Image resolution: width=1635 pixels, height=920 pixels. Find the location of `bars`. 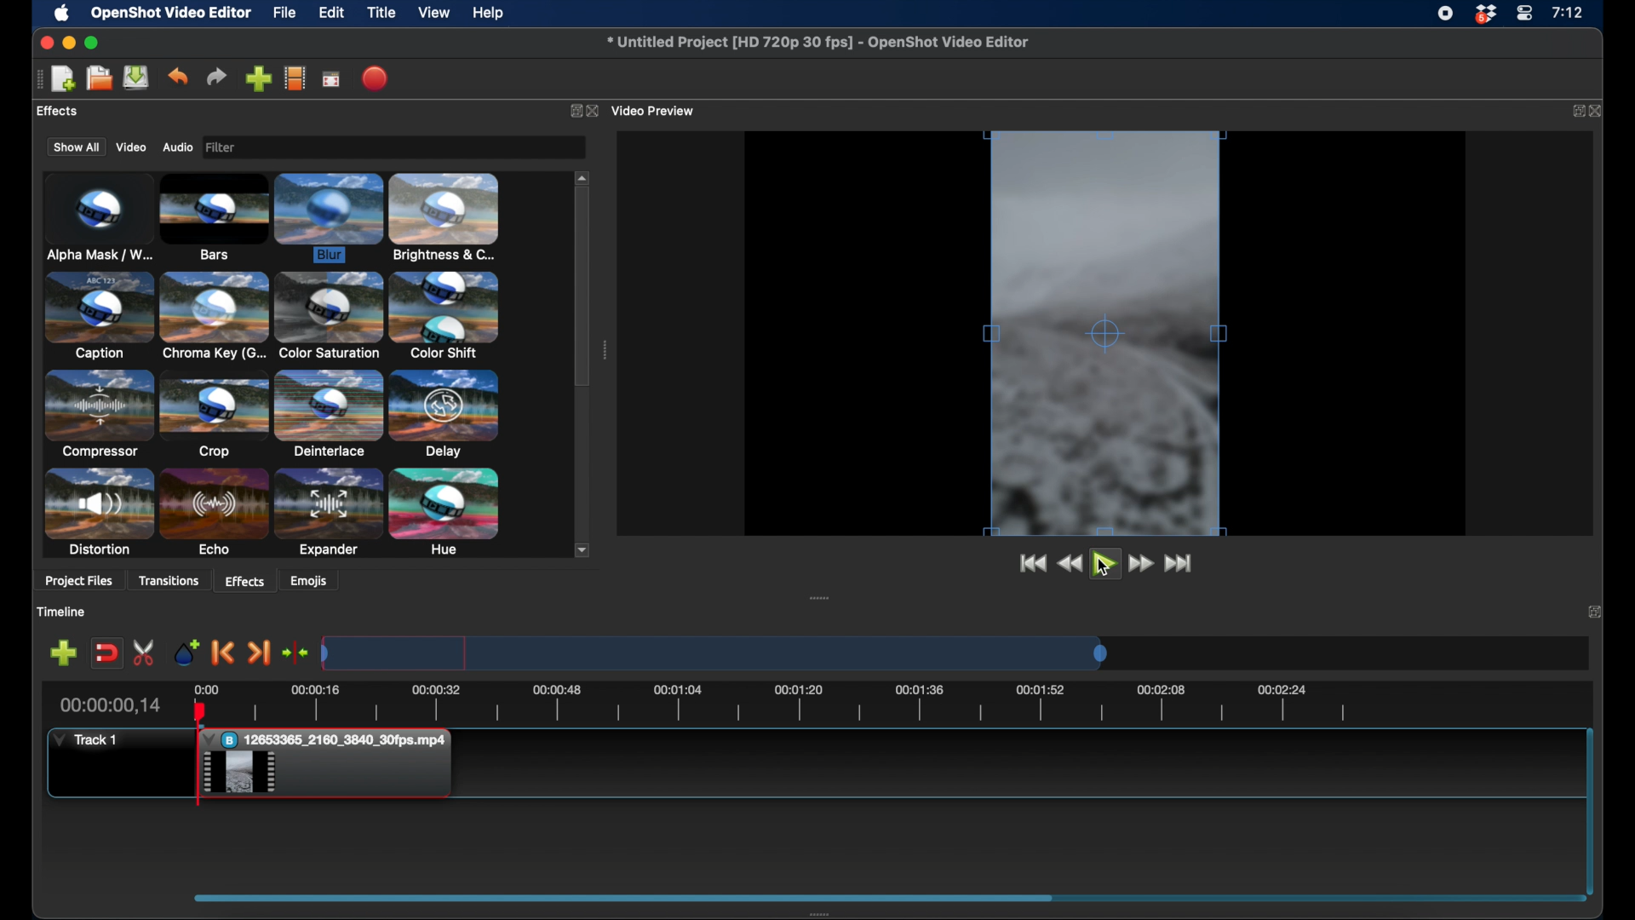

bars is located at coordinates (215, 218).